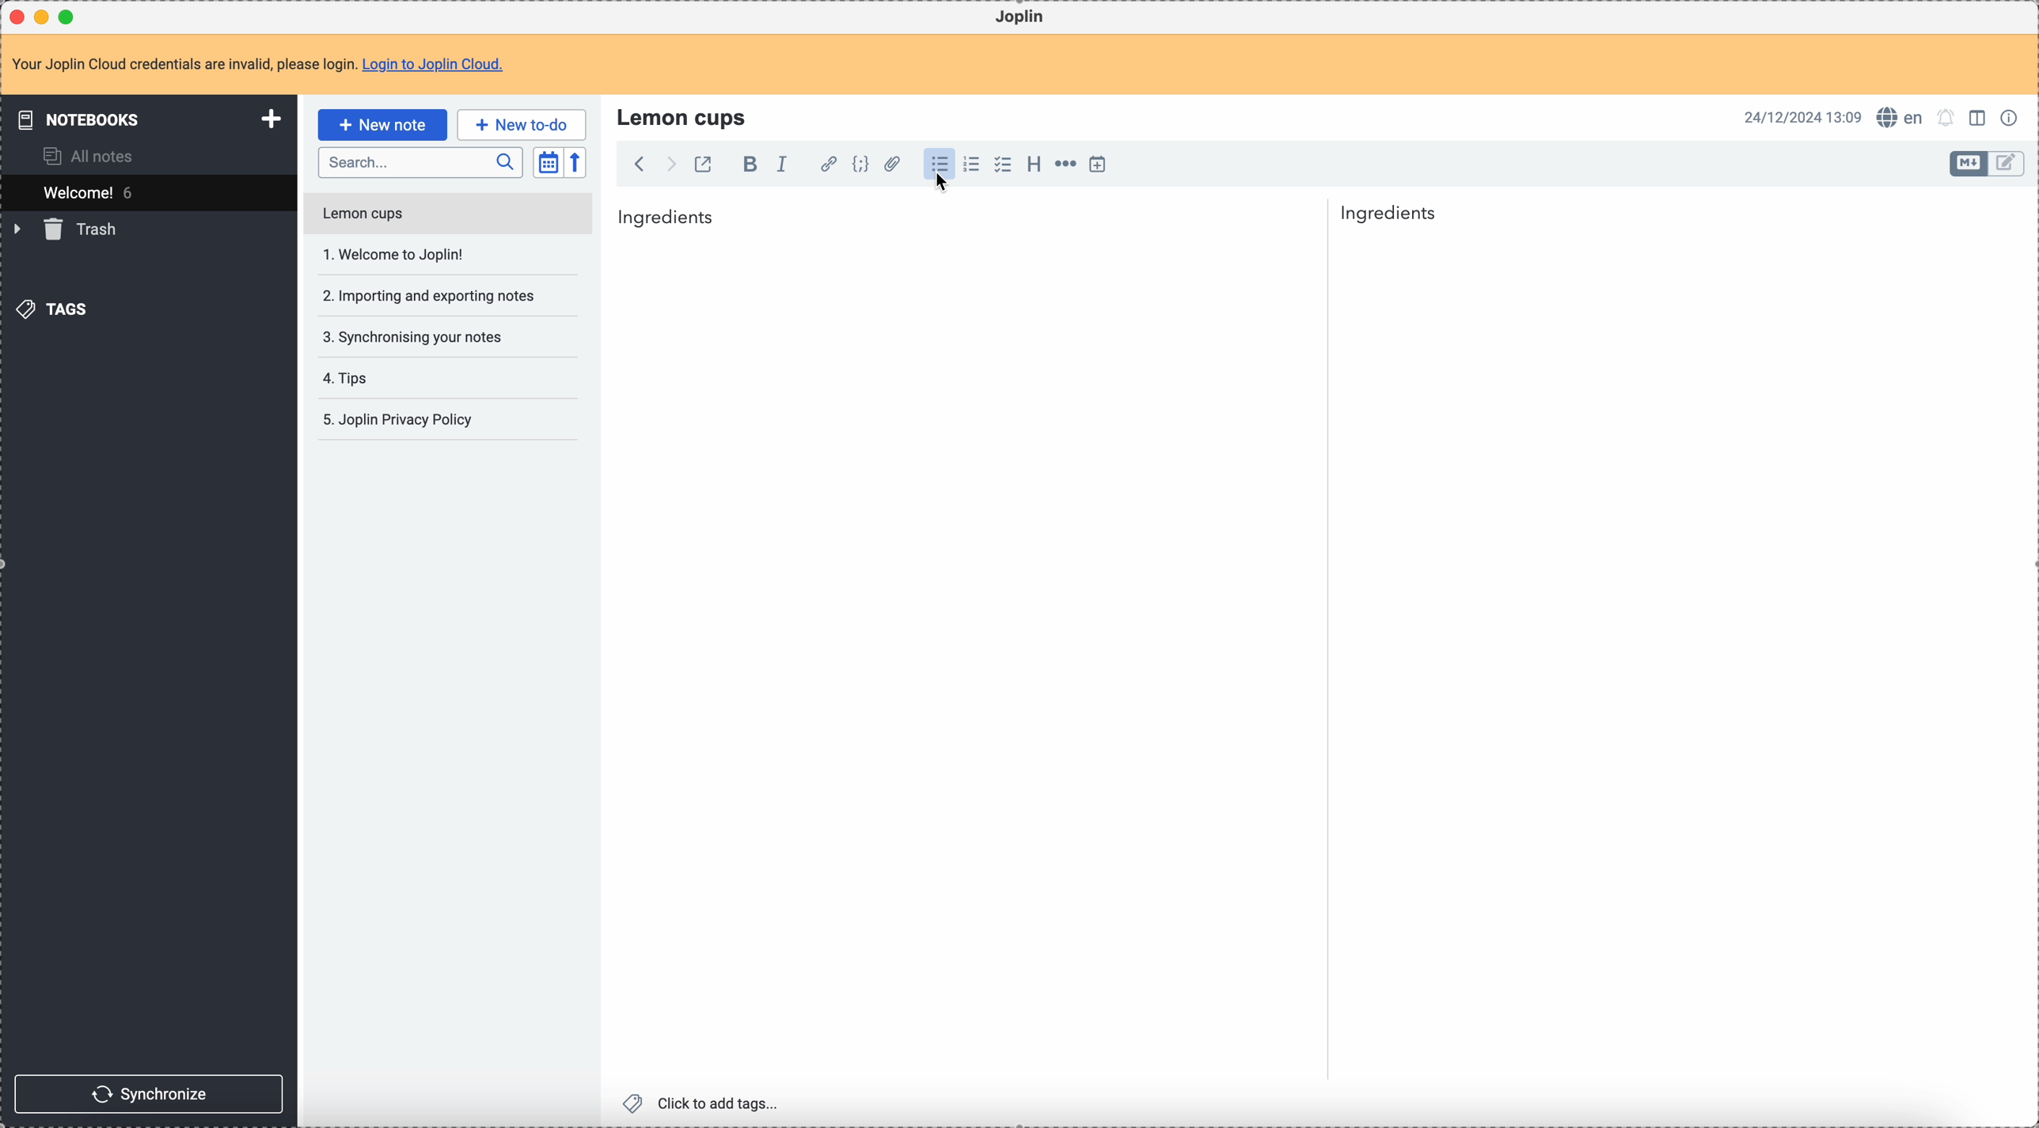  What do you see at coordinates (148, 192) in the screenshot?
I see `welcome` at bounding box center [148, 192].